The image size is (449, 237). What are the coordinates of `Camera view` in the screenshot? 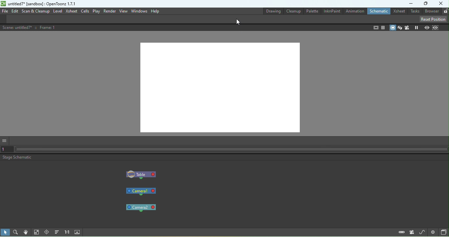 It's located at (407, 28).